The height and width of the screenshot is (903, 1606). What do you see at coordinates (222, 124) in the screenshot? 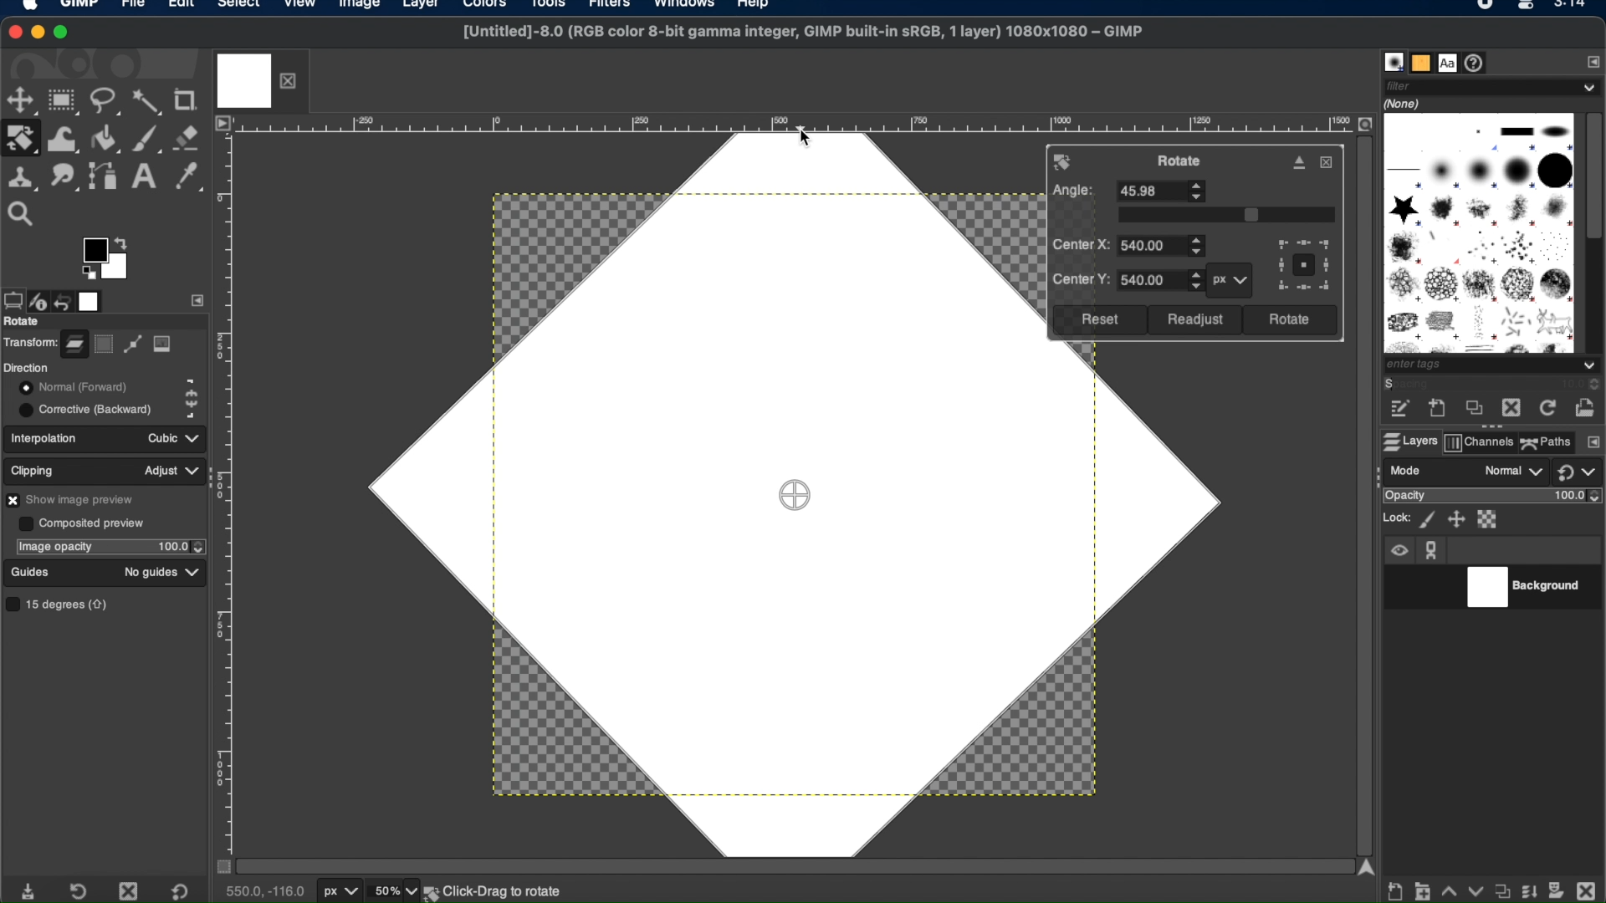
I see `access image menu` at bounding box center [222, 124].